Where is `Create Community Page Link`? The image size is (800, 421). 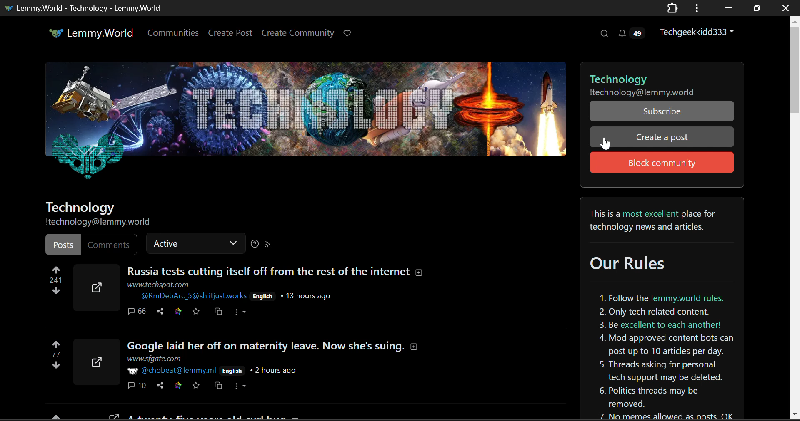
Create Community Page Link is located at coordinates (298, 32).